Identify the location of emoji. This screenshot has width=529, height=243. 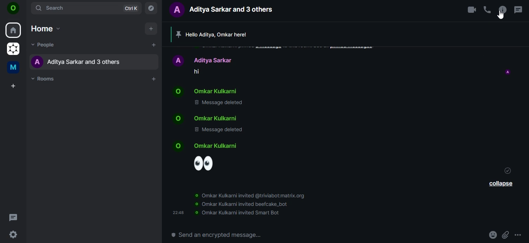
(491, 235).